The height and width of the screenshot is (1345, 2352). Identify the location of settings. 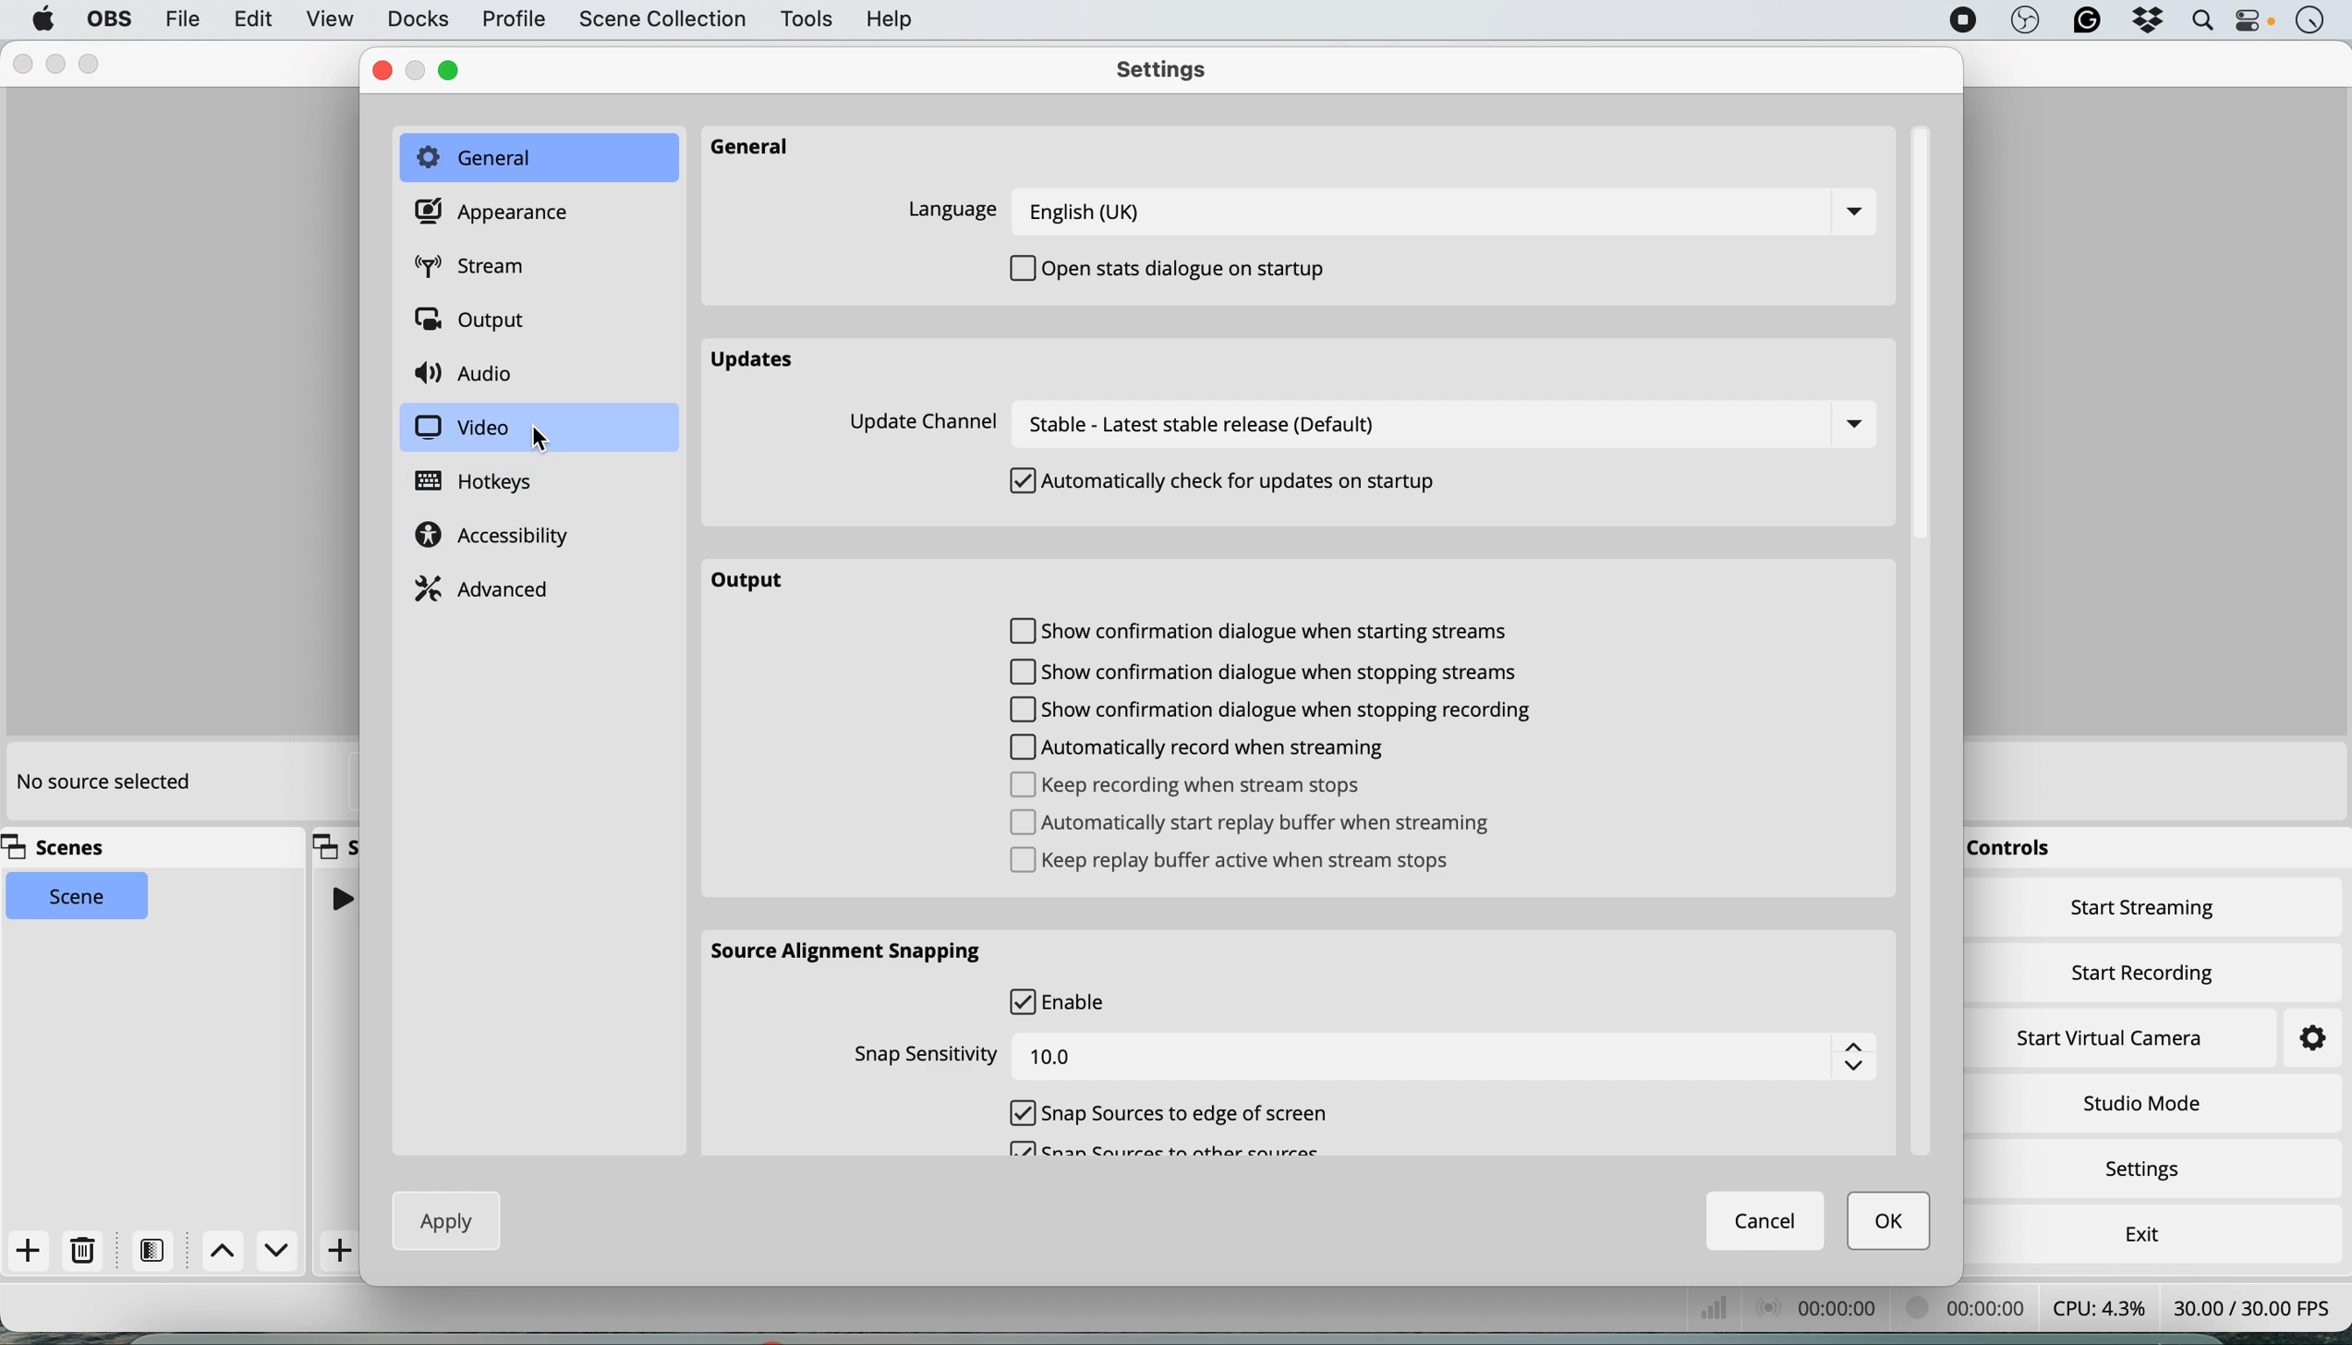
(1170, 73).